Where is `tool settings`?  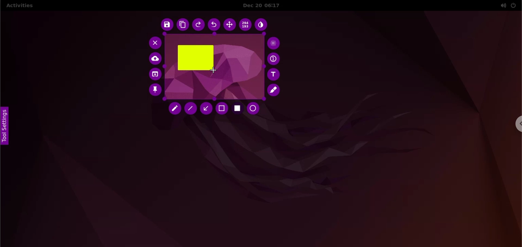 tool settings is located at coordinates (7, 126).